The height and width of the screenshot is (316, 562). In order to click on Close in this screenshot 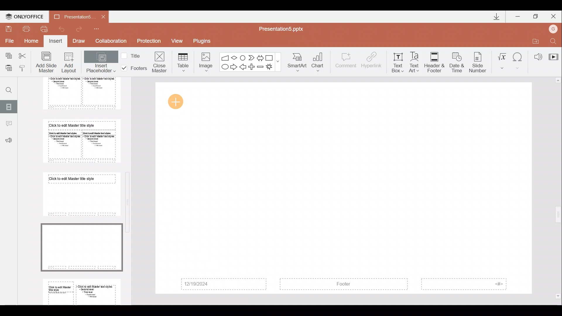, I will do `click(554, 15)`.